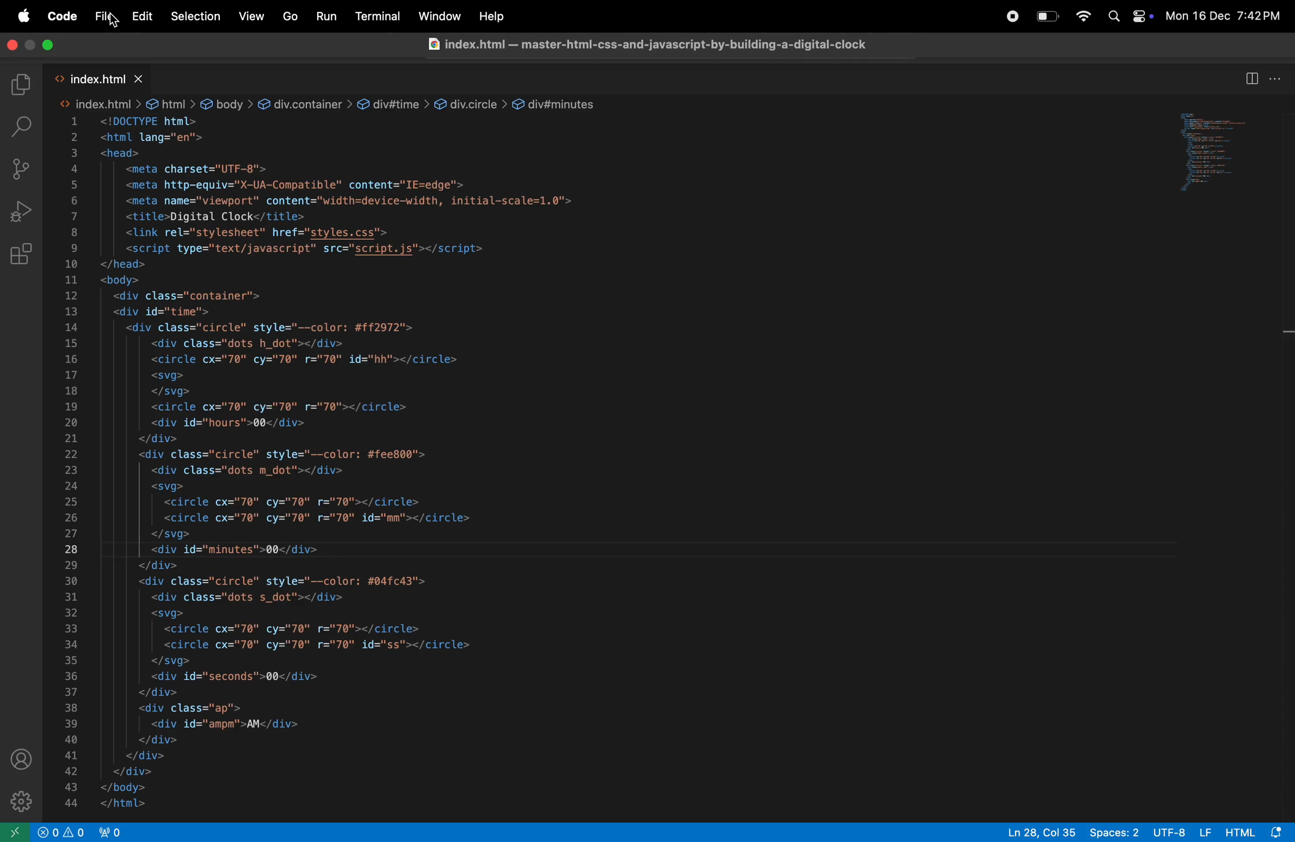 The width and height of the screenshot is (1295, 842). What do you see at coordinates (1224, 151) in the screenshot?
I see `window` at bounding box center [1224, 151].